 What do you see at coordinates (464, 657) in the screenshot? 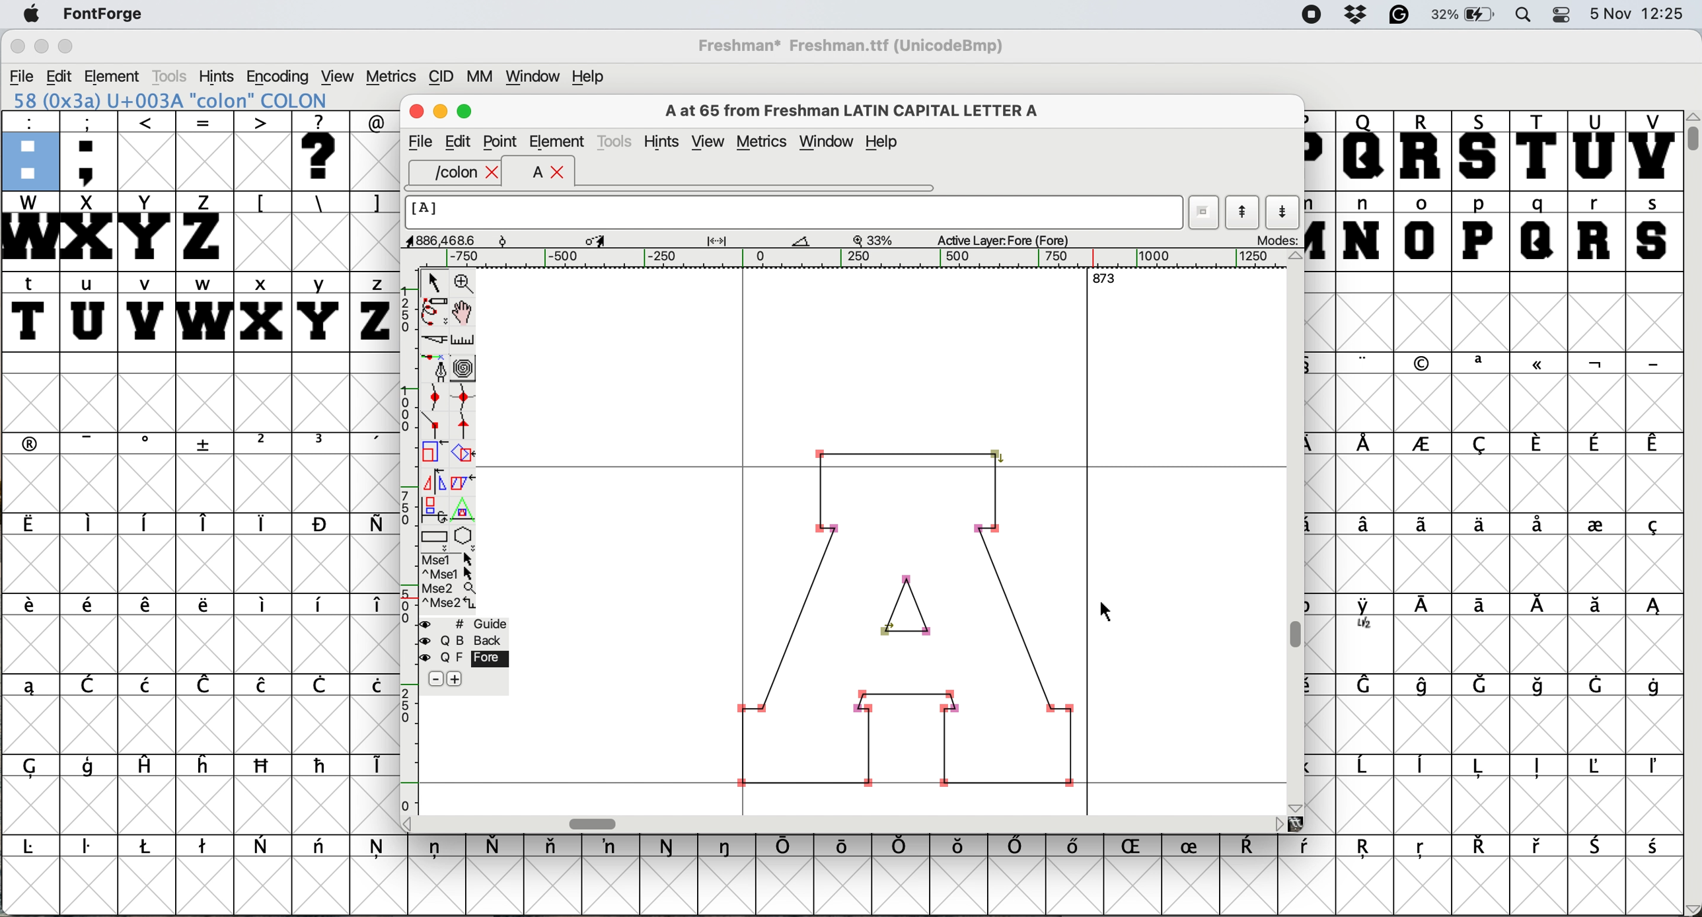
I see `fore` at bounding box center [464, 657].